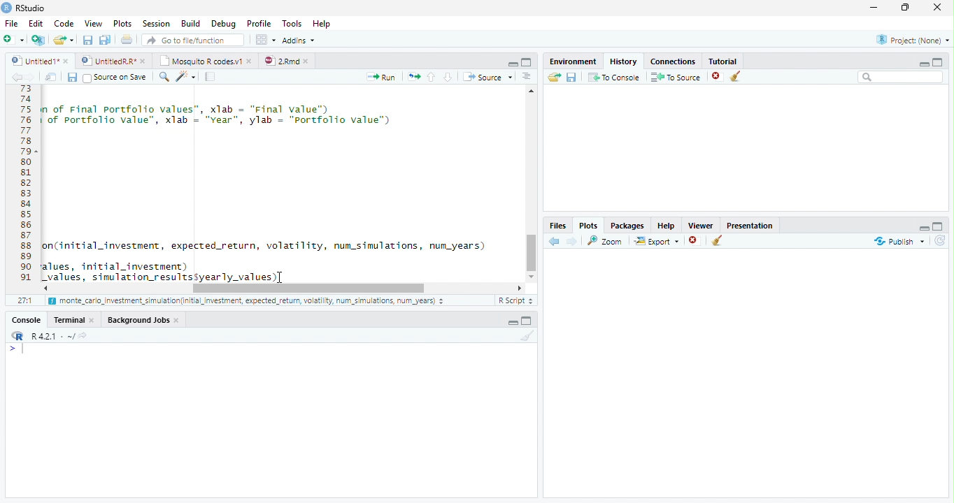 The image size is (954, 503). What do you see at coordinates (186, 77) in the screenshot?
I see `Code Tools` at bounding box center [186, 77].